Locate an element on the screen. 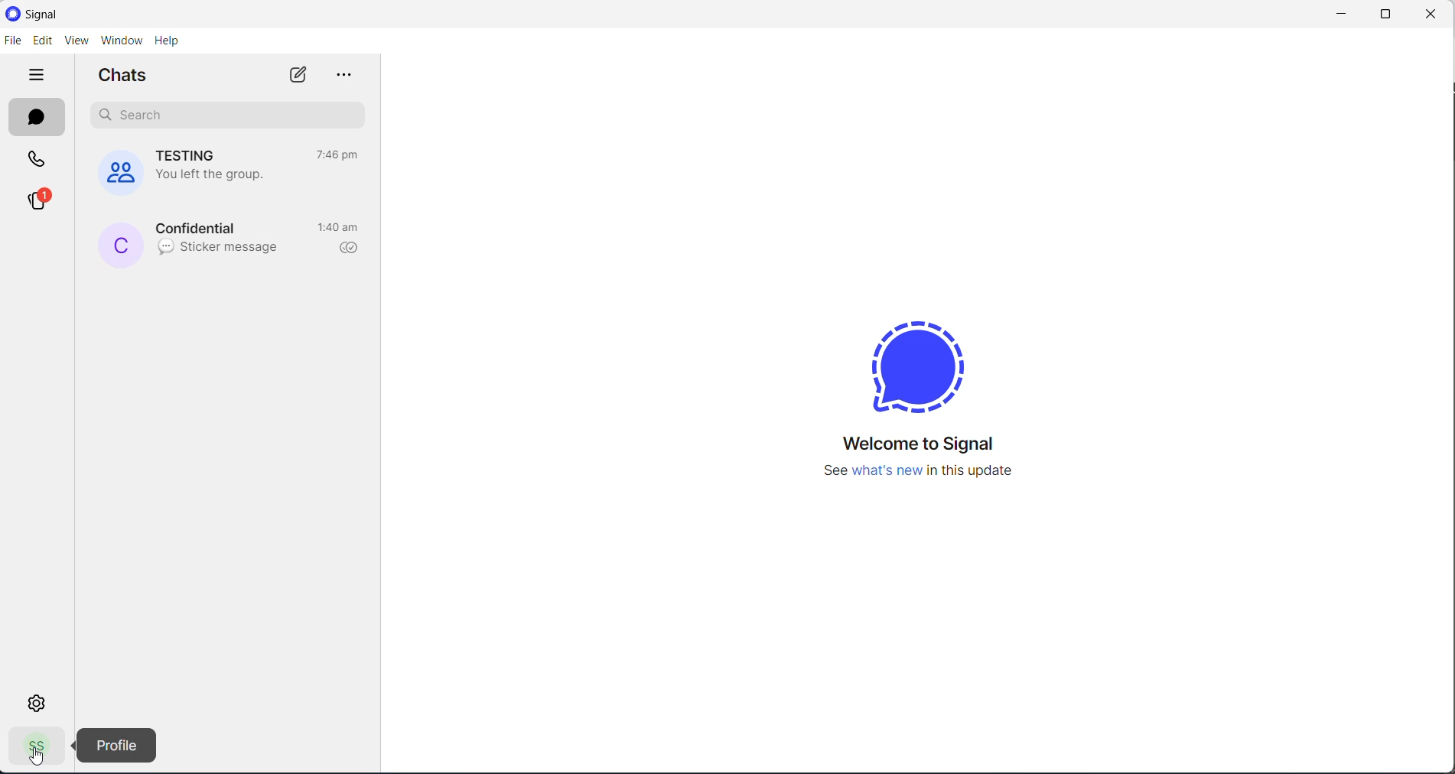 The width and height of the screenshot is (1455, 774). read recipient is located at coordinates (353, 249).